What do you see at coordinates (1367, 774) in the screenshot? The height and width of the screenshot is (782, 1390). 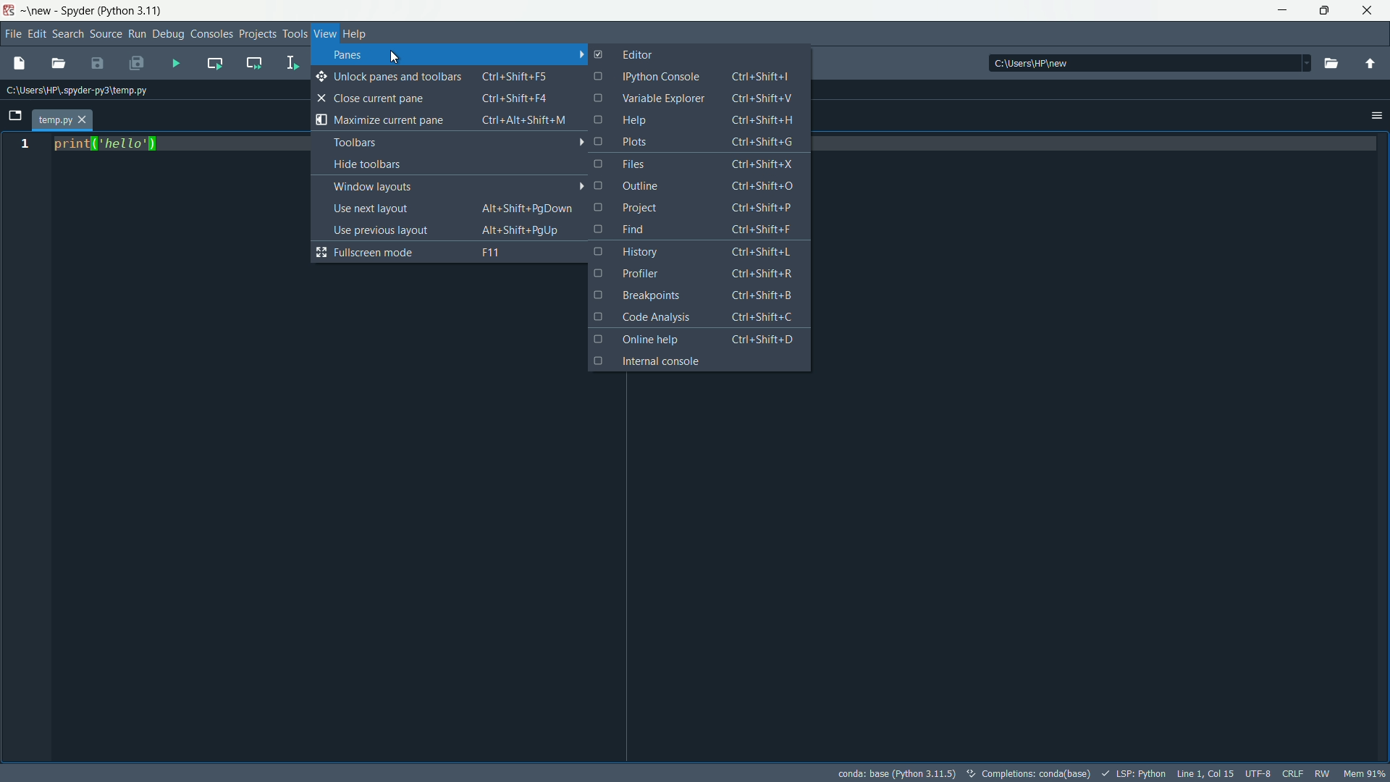 I see `mem 90%` at bounding box center [1367, 774].